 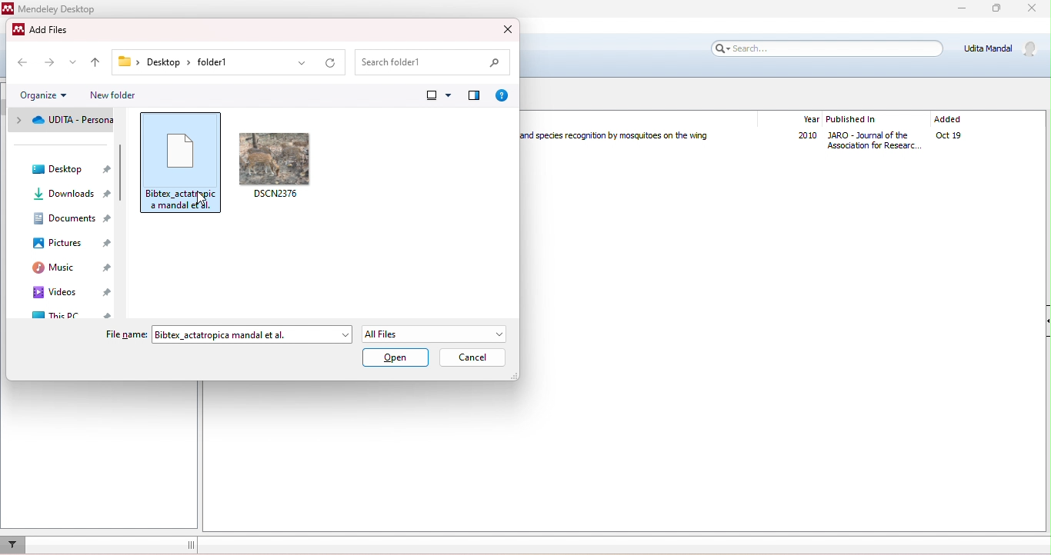 What do you see at coordinates (71, 294) in the screenshot?
I see `videos` at bounding box center [71, 294].